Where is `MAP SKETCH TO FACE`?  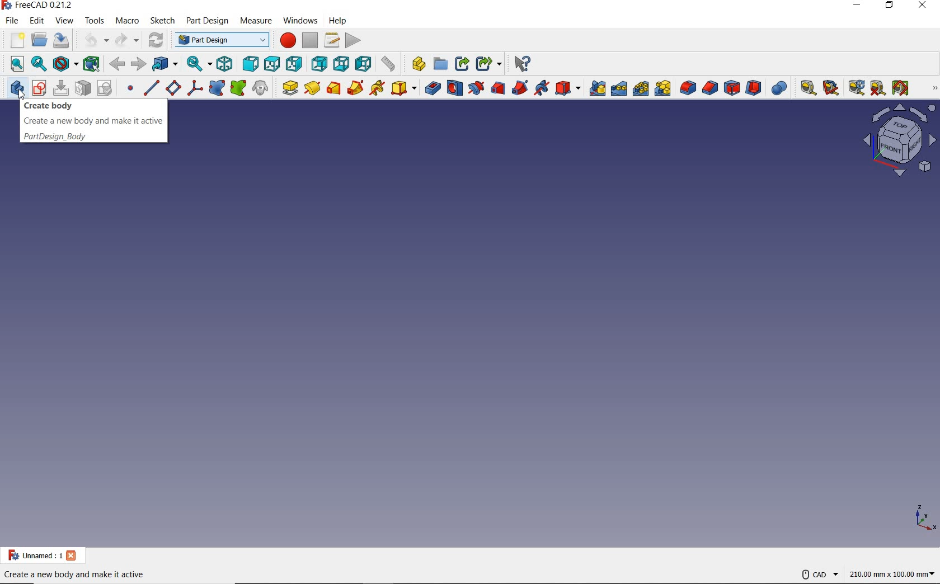 MAP SKETCH TO FACE is located at coordinates (83, 87).